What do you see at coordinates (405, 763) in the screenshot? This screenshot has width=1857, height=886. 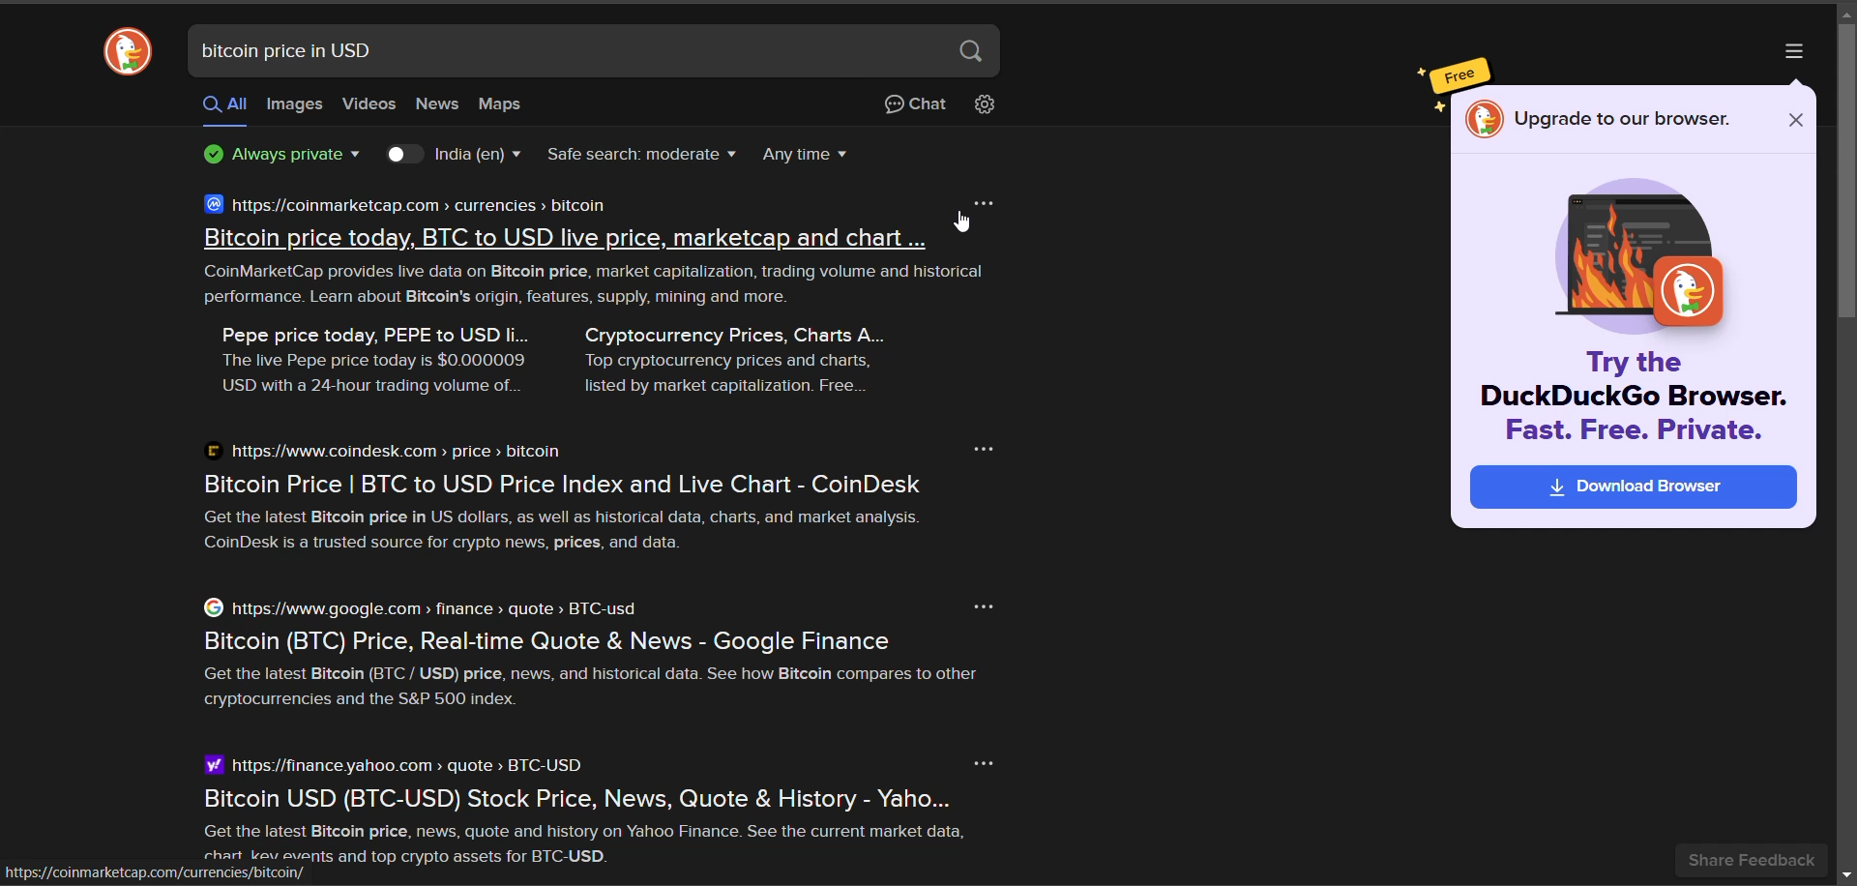 I see `https://finance yahoo.com > quote > BTC-USD` at bounding box center [405, 763].